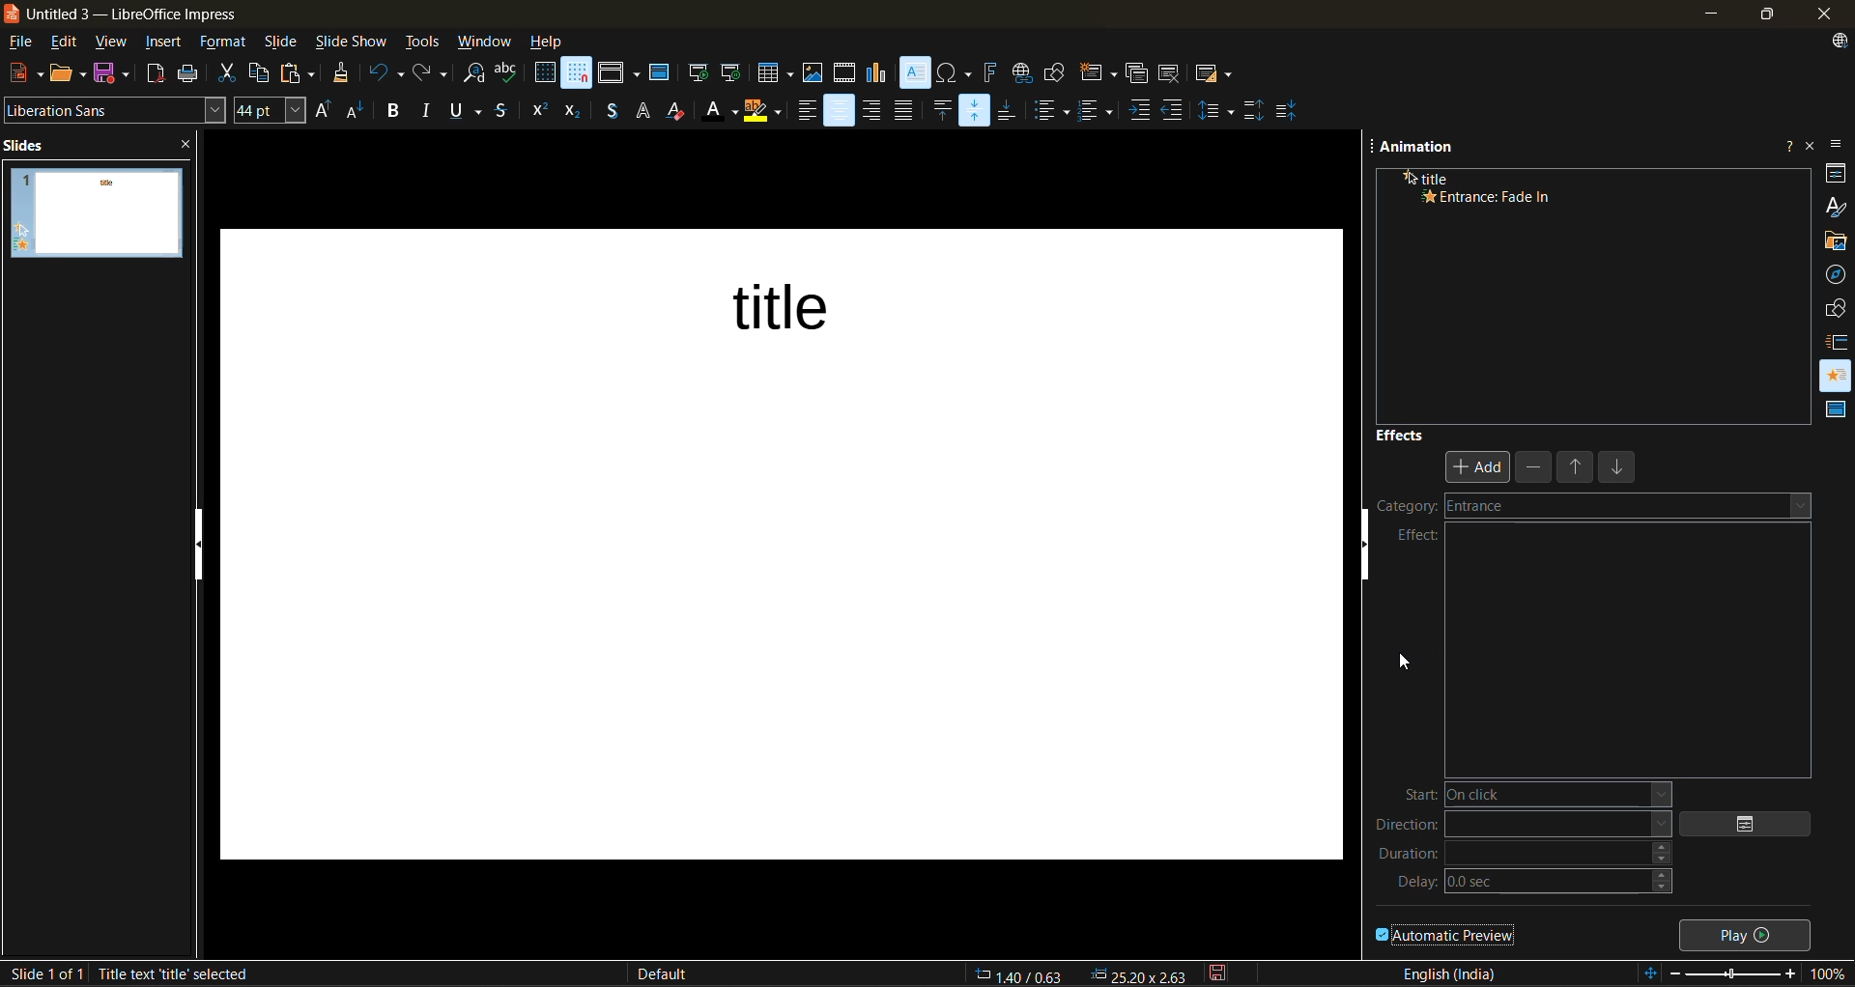 This screenshot has height=987, width=1855. Describe the element at coordinates (26, 42) in the screenshot. I see `file` at that location.